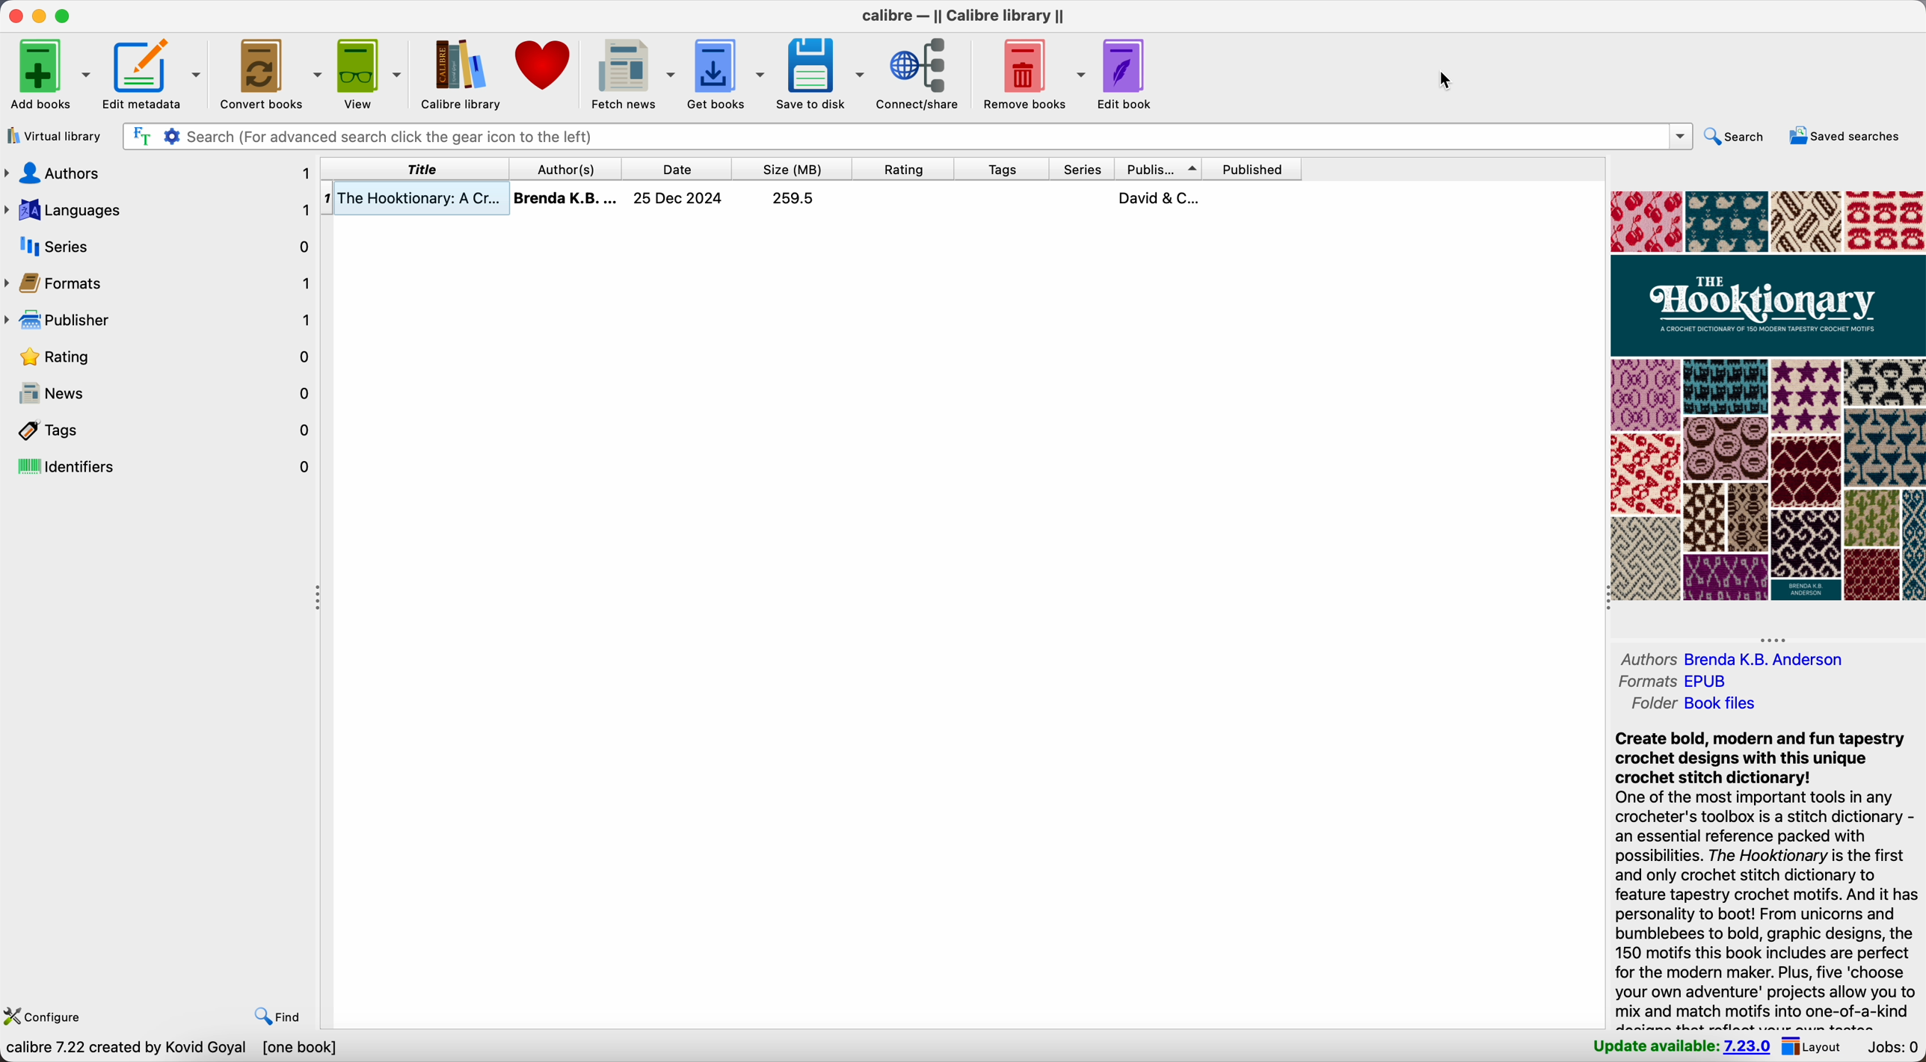 This screenshot has height=1062, width=1926. I want to click on saved searches, so click(1847, 135).